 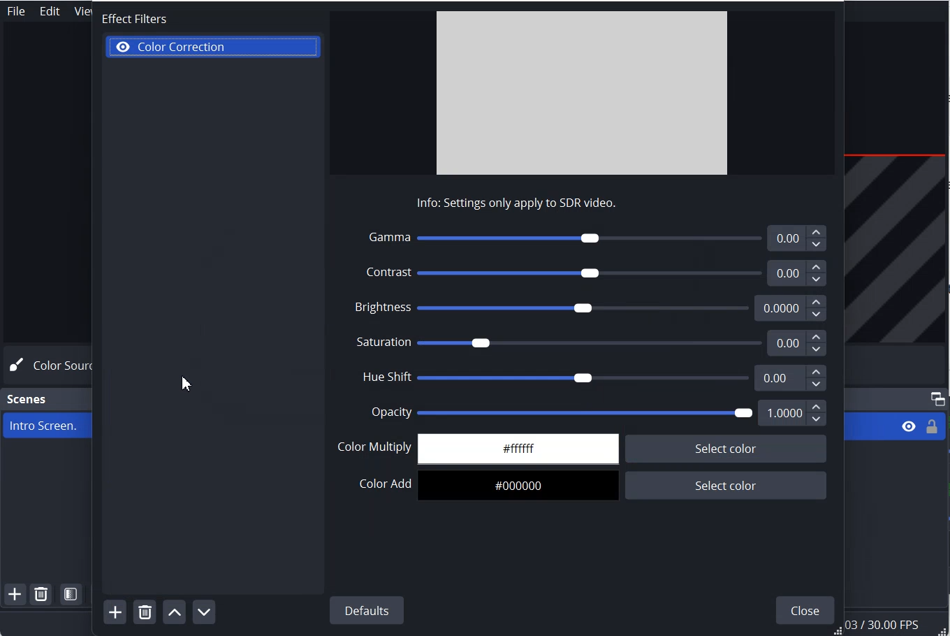 I want to click on Contrast, so click(x=528, y=273).